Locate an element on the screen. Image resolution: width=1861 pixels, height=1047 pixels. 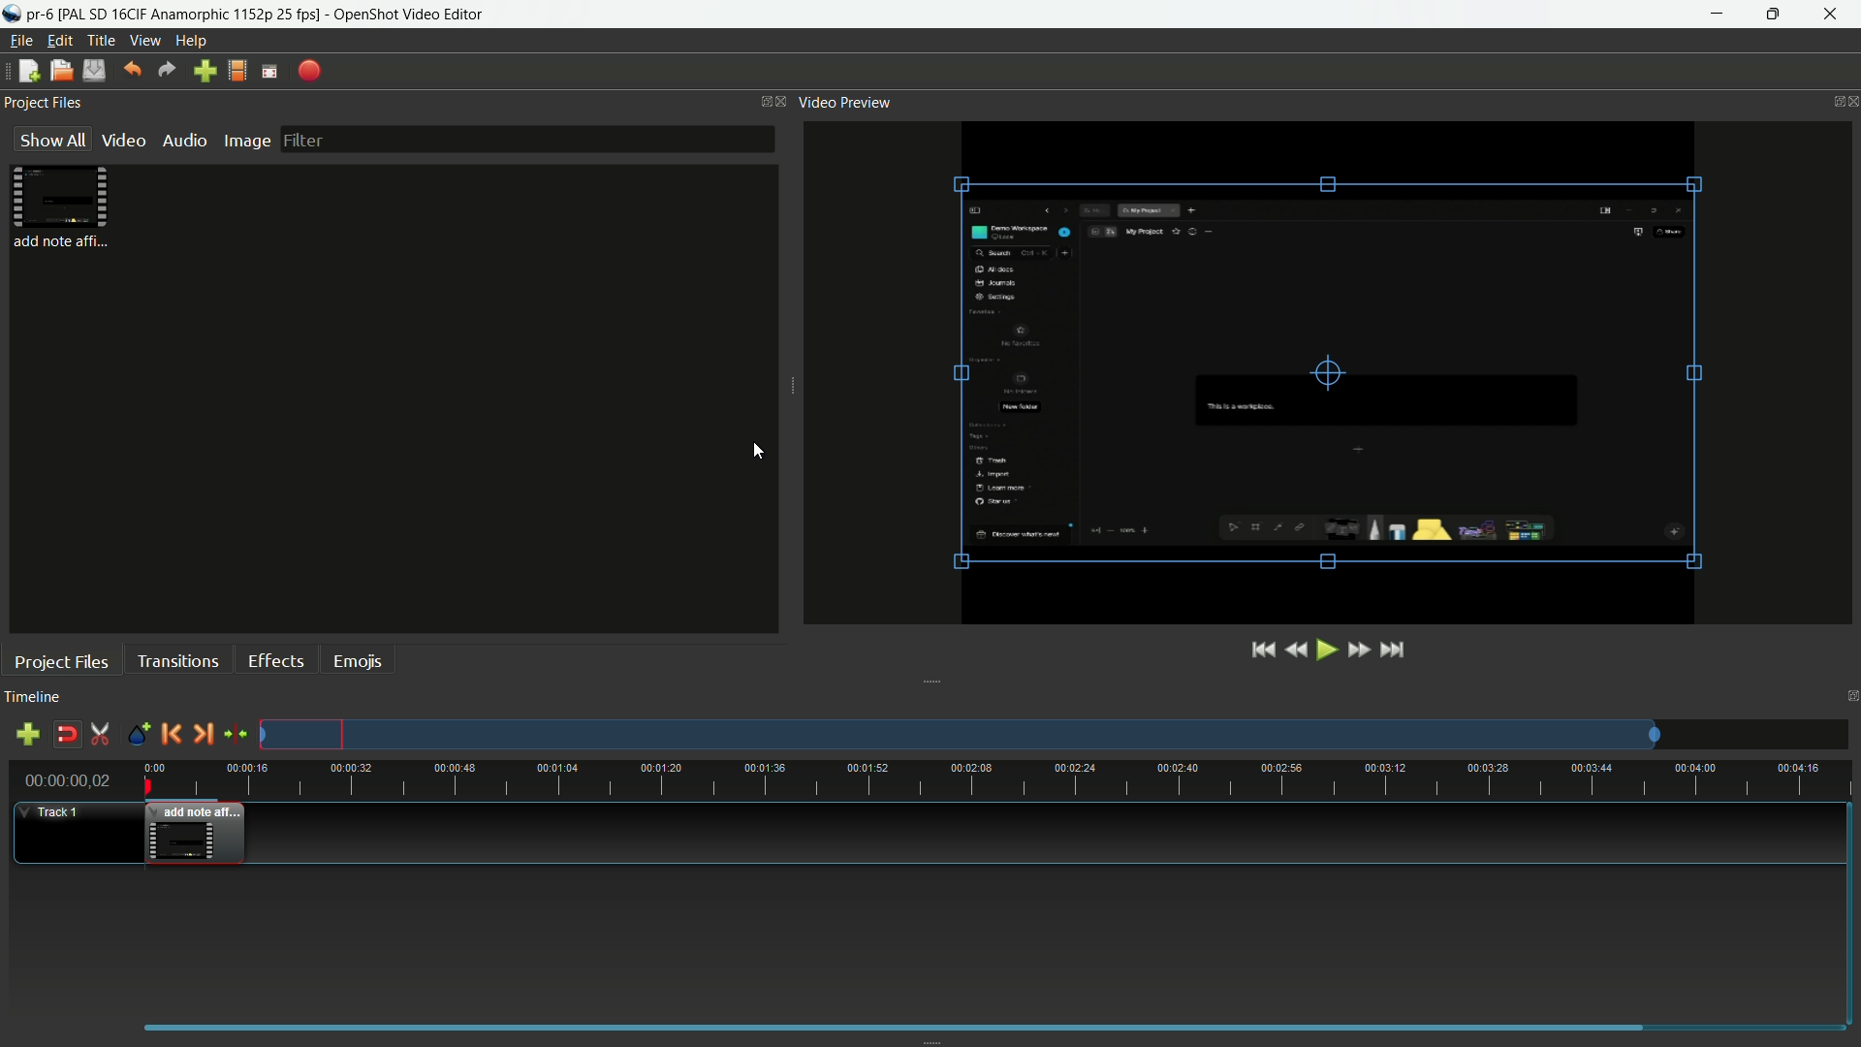
time is located at coordinates (995, 779).